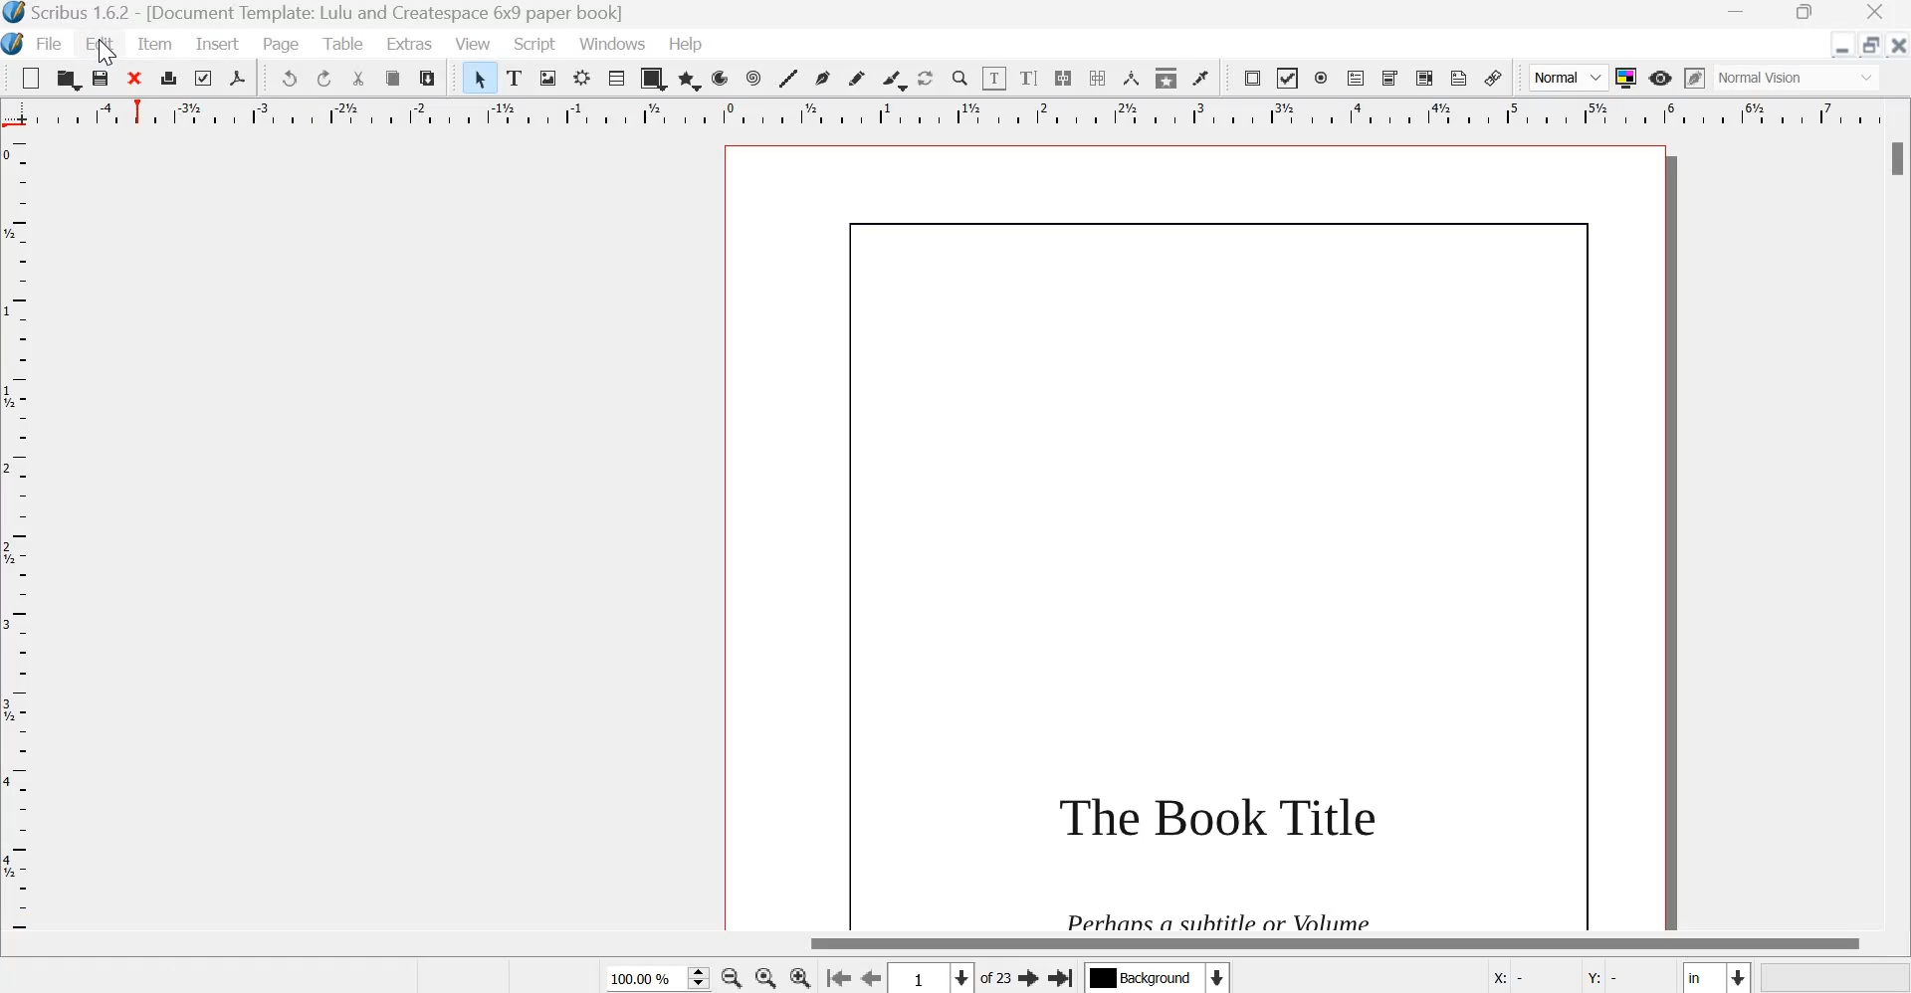  Describe the element at coordinates (218, 45) in the screenshot. I see `Insert` at that location.